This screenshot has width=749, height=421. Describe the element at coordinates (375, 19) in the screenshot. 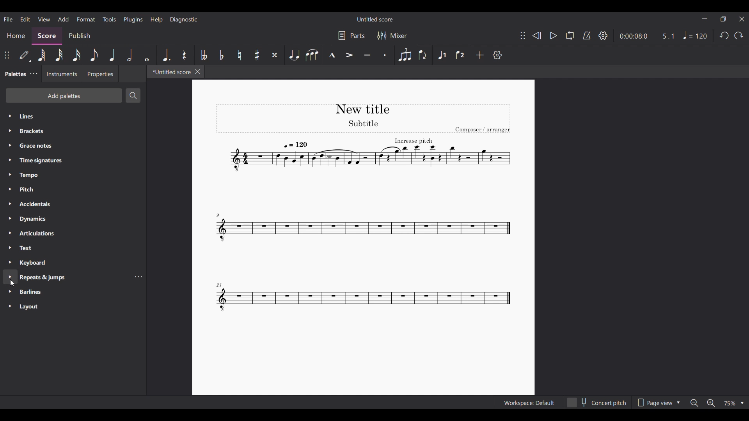

I see `Untitled score` at that location.